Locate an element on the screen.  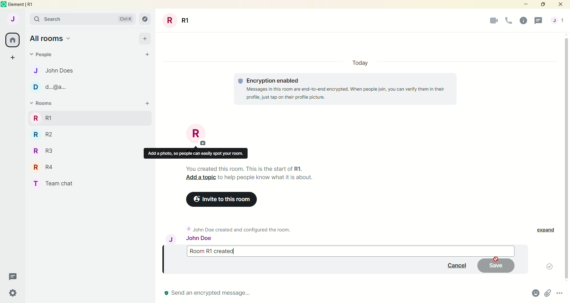
vertical scroll bar is located at coordinates (566, 157).